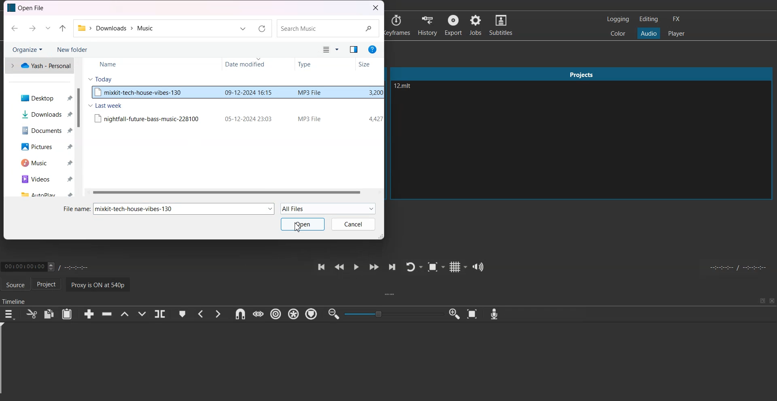  I want to click on Download, so click(42, 114).